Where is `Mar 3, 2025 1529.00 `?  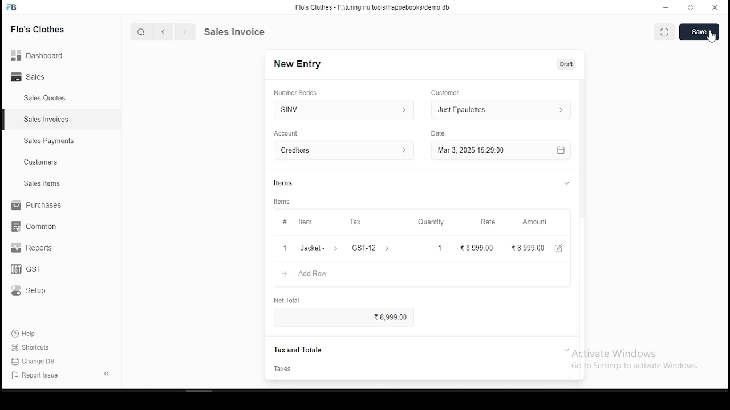
Mar 3, 2025 1529.00  is located at coordinates (489, 151).